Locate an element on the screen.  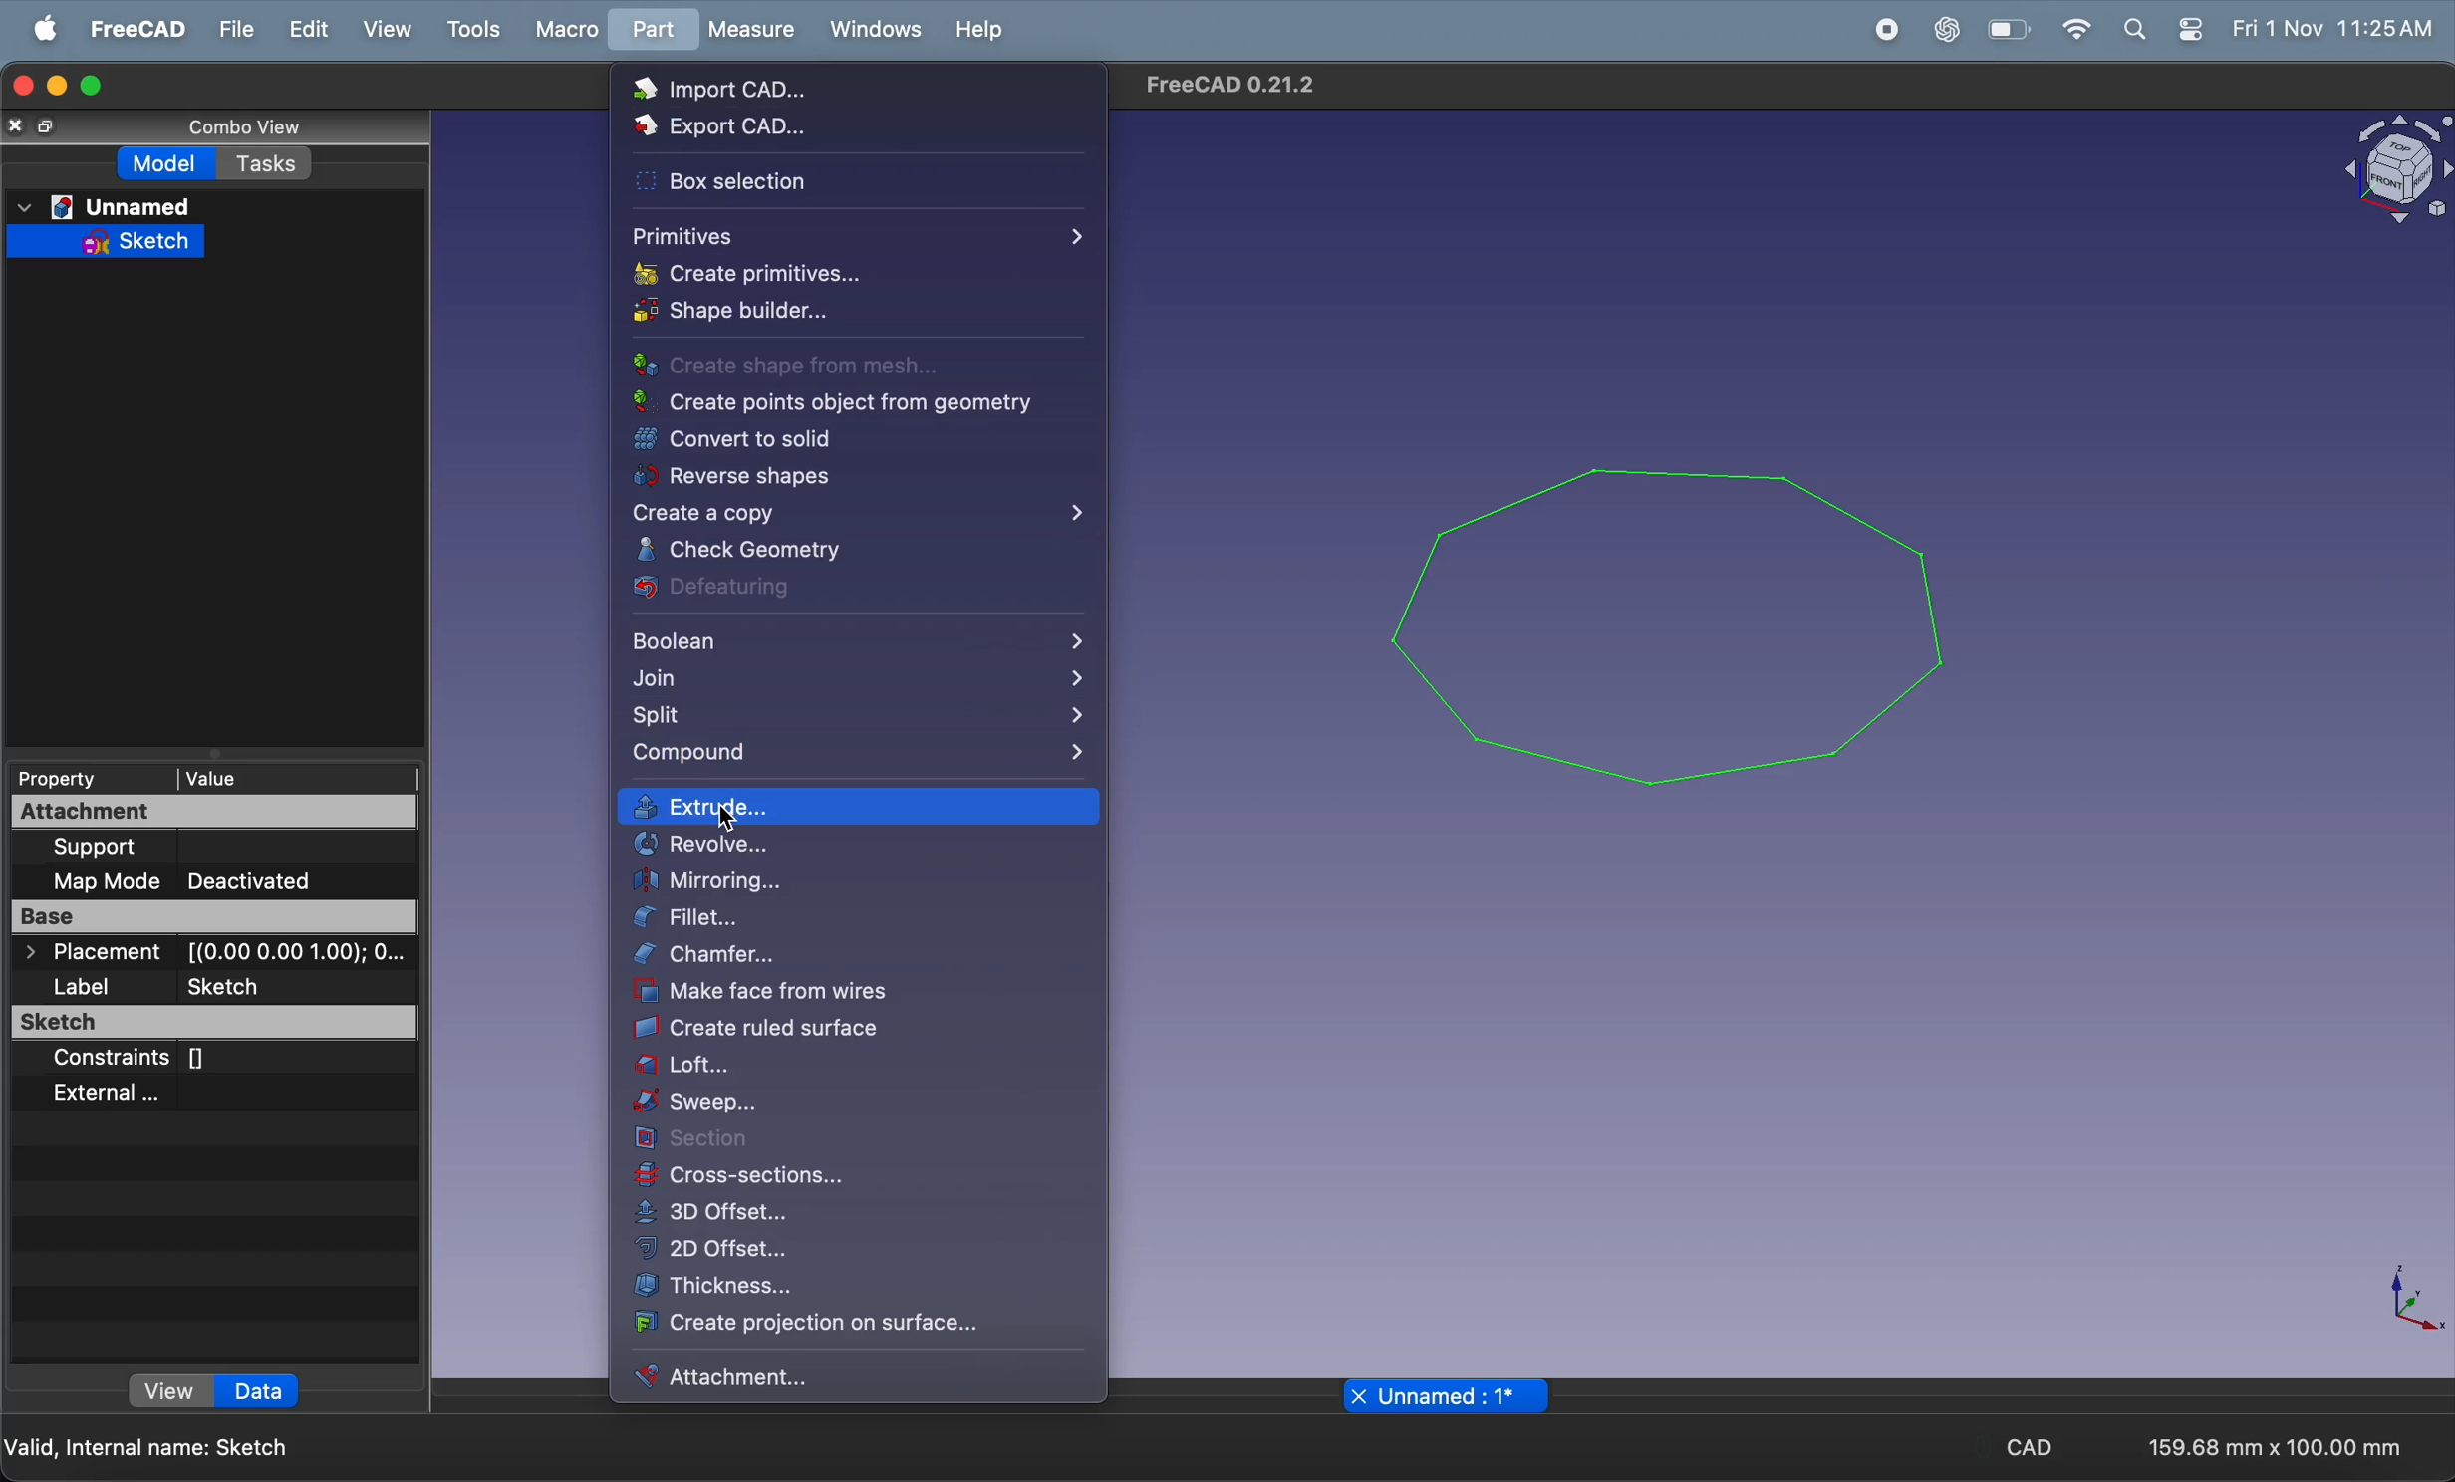
box slection is located at coordinates (751, 179).